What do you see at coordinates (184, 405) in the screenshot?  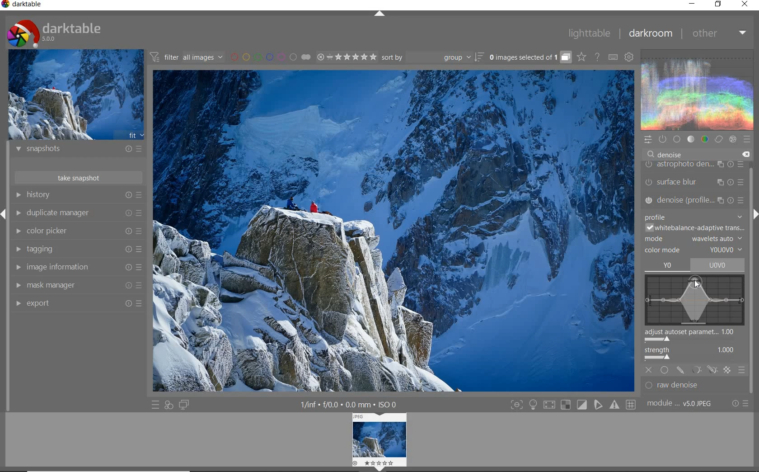 I see `display a second darkroom image window` at bounding box center [184, 405].